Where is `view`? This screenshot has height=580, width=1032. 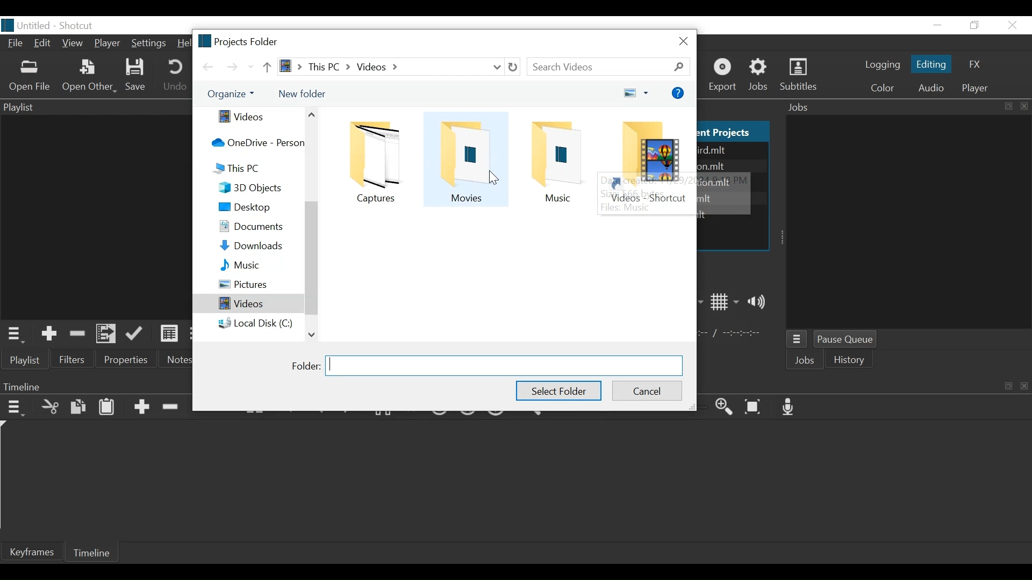
view is located at coordinates (635, 92).